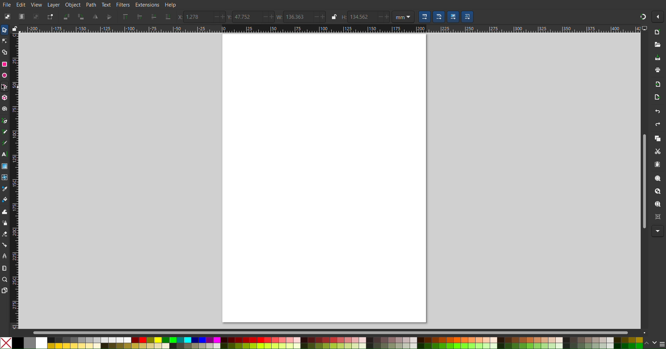  Describe the element at coordinates (53, 5) in the screenshot. I see `Layer` at that location.